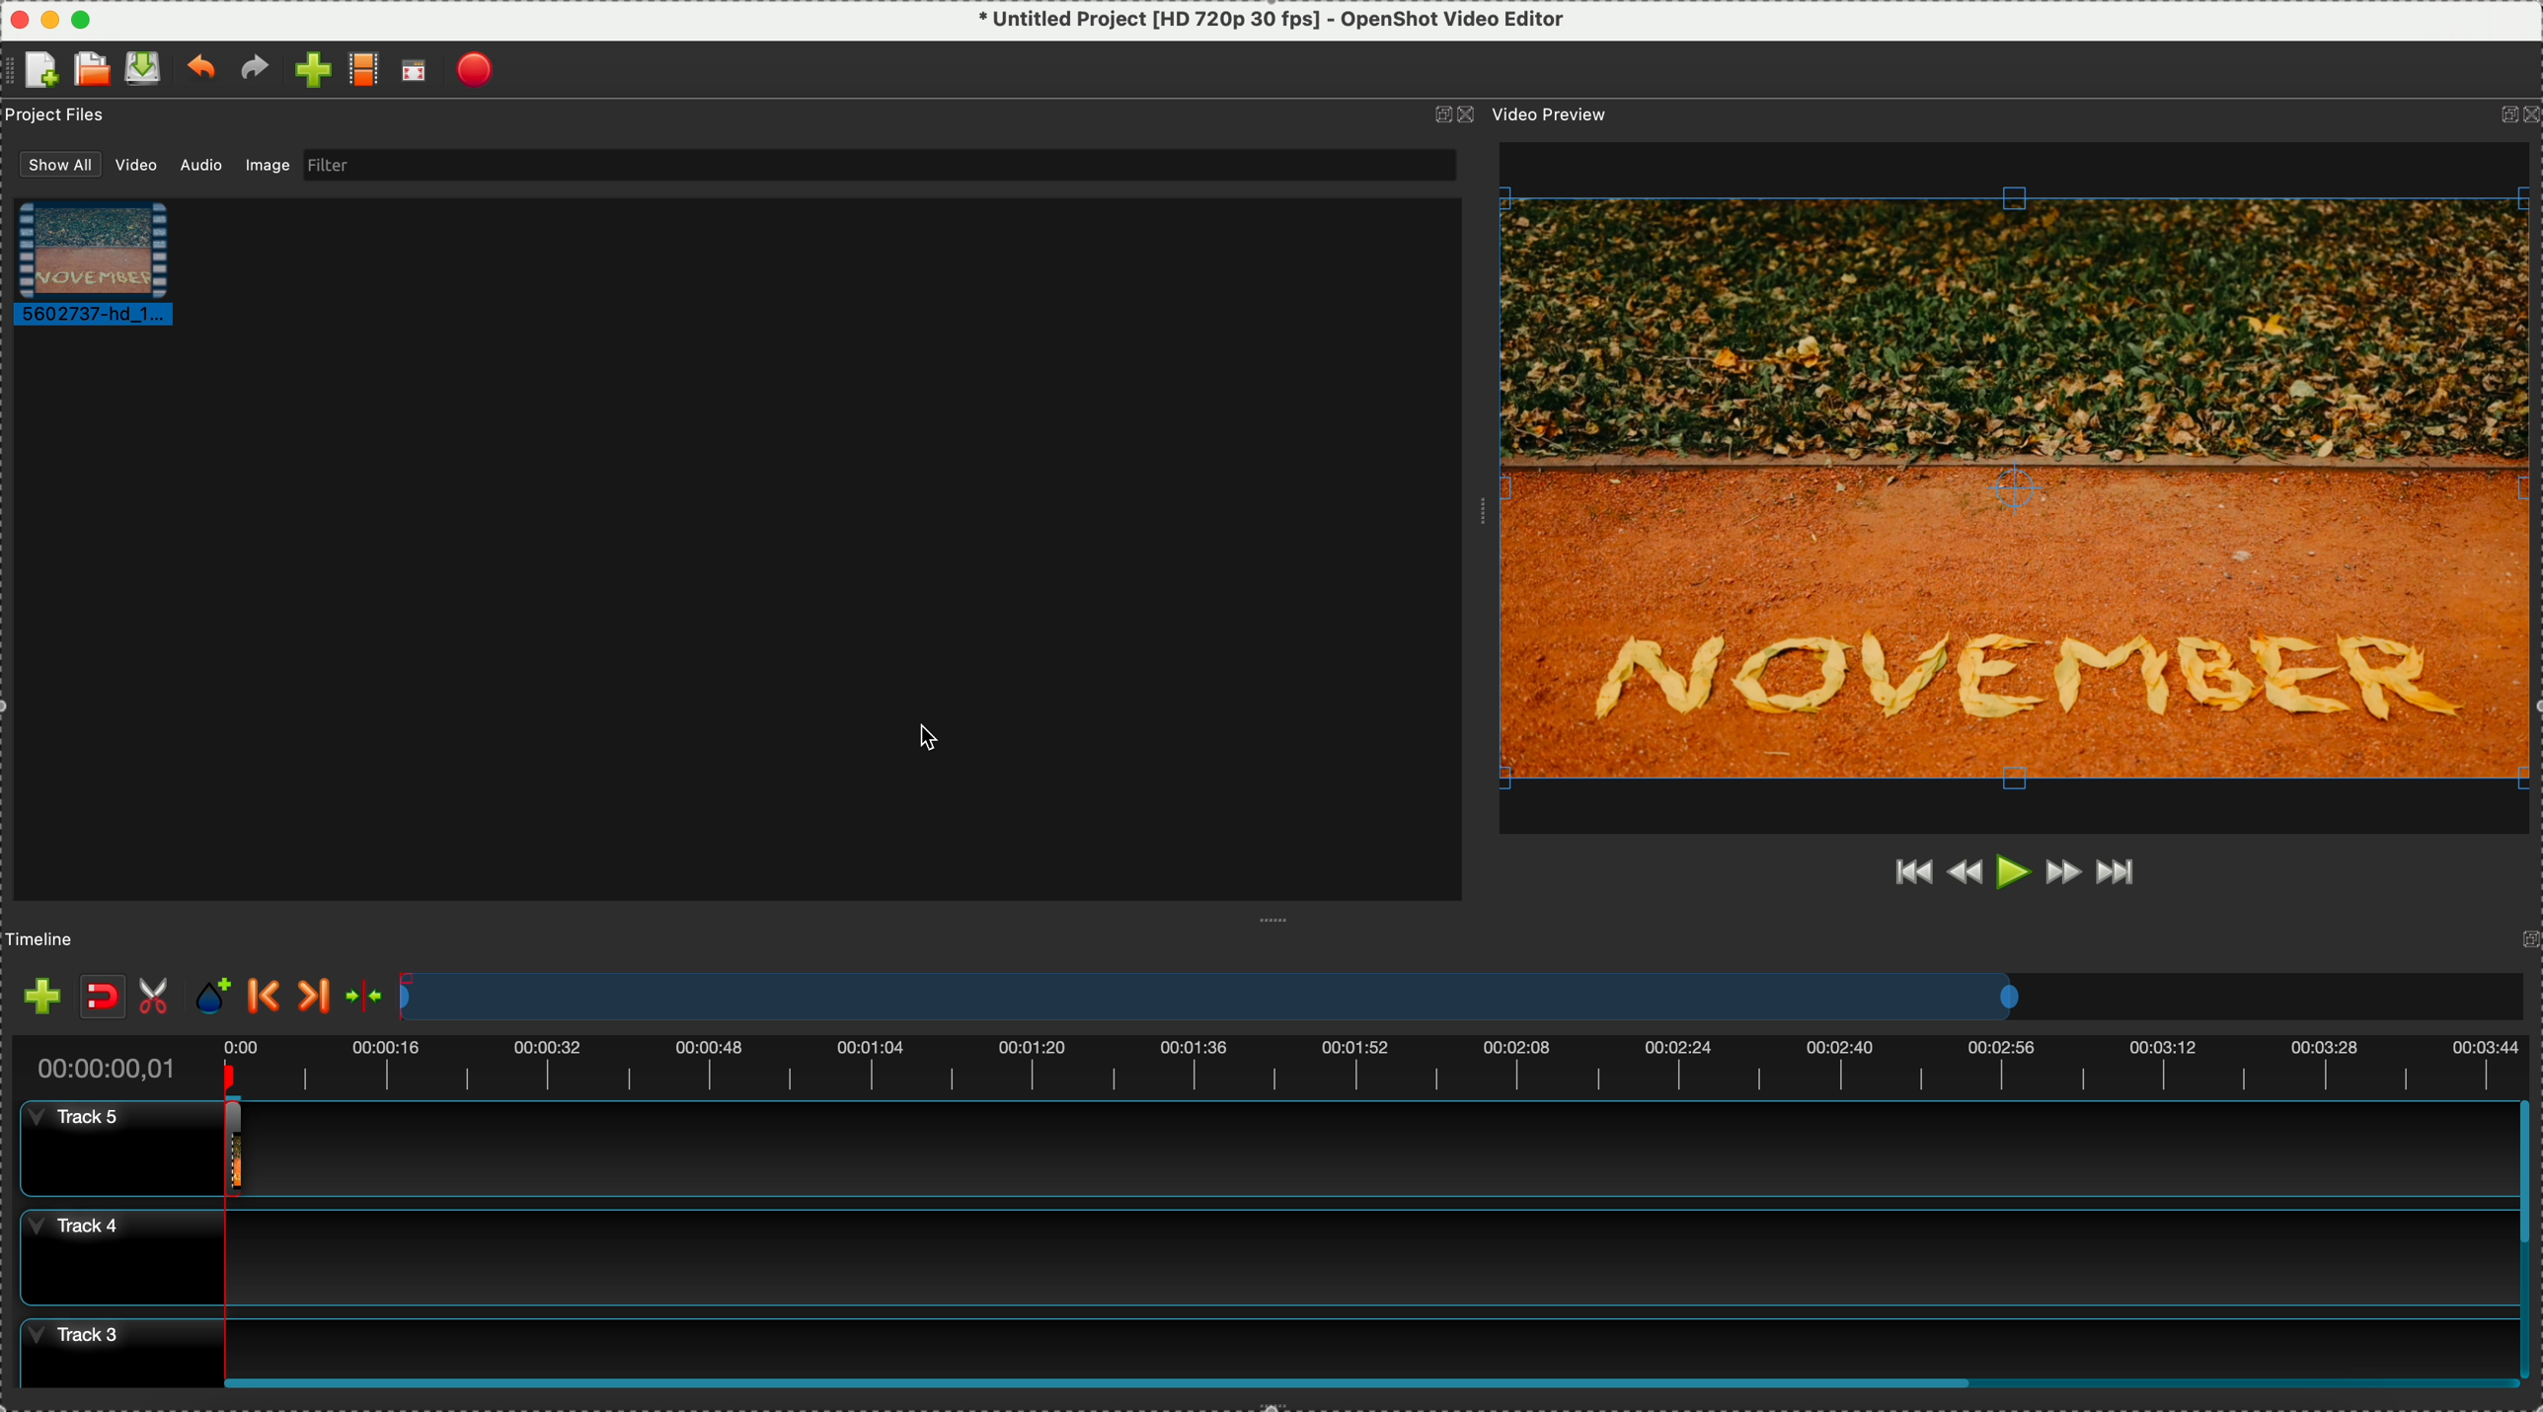 Image resolution: width=2543 pixels, height=1412 pixels. Describe the element at coordinates (1272, 20) in the screenshot. I see `* Untitled Project [HD 720p 30 fps] - OpenShot Video Editor` at that location.